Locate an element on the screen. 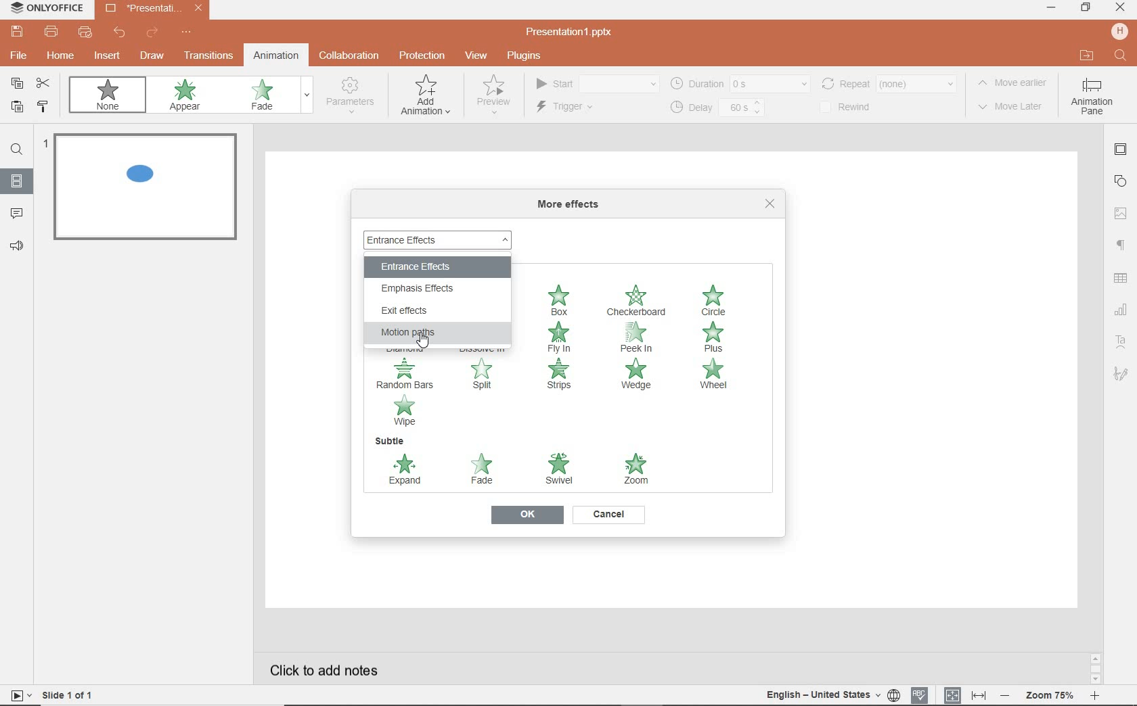 The height and width of the screenshot is (706, 1137). RANDOM BARS is located at coordinates (406, 374).